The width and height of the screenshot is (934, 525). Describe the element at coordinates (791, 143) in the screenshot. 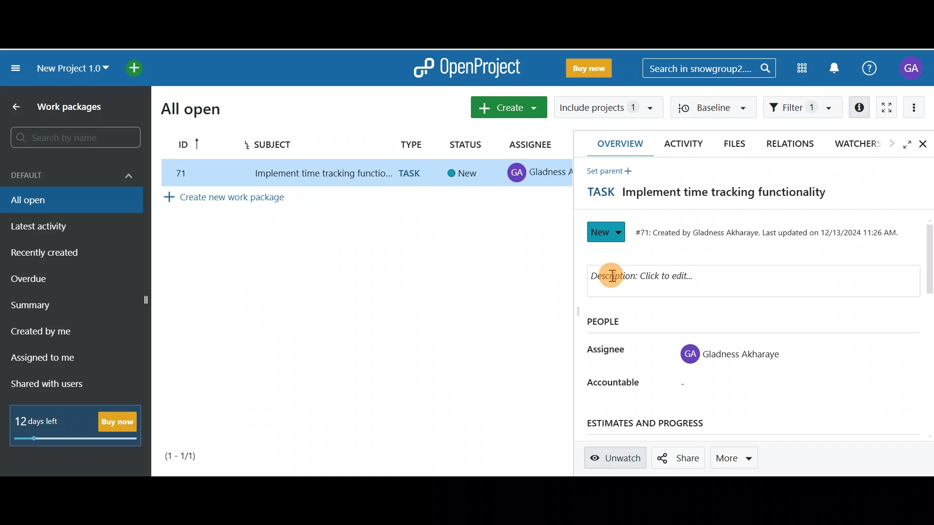

I see `Relations` at that location.